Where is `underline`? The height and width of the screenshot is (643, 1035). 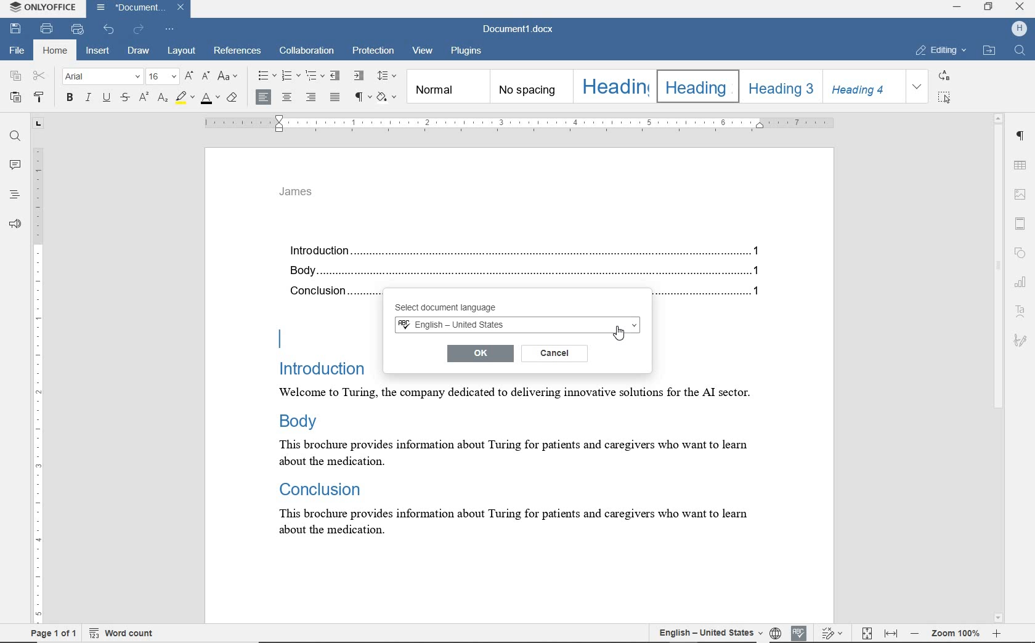 underline is located at coordinates (108, 99).